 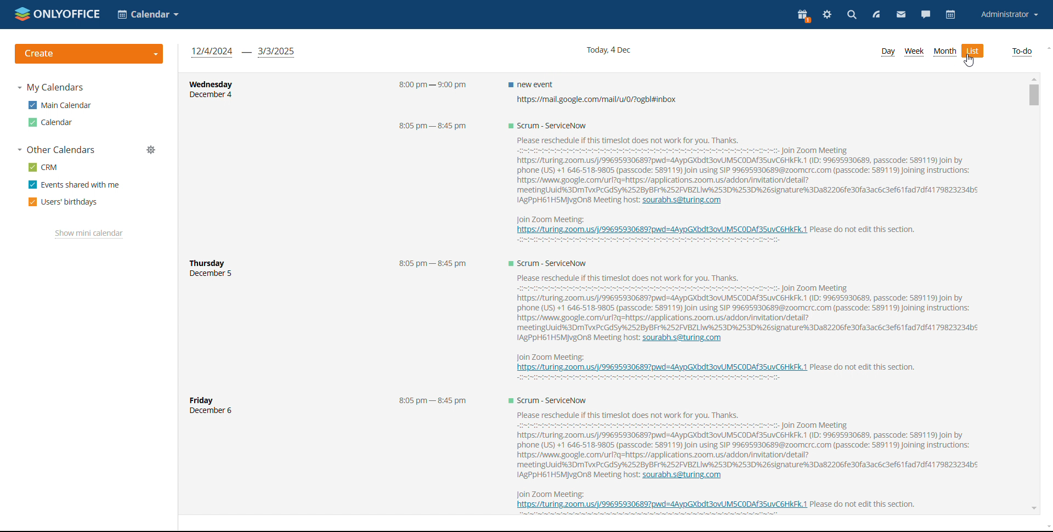 What do you see at coordinates (660, 506) in the screenshot?
I see `bttps:/turing.zoom.us/)/99695930689?pwd=4AypGXbdt3ovUMSCODAF3SUVCEHKFK,` at bounding box center [660, 506].